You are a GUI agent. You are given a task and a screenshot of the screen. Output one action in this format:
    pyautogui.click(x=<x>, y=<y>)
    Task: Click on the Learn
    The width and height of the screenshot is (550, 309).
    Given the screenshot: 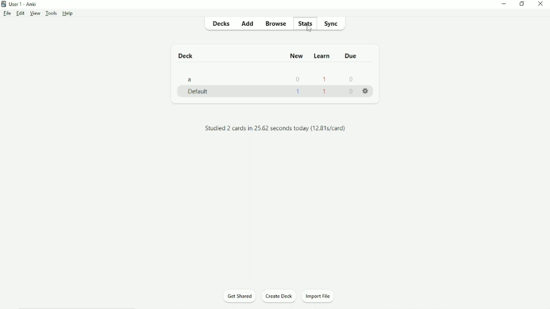 What is the action you would take?
    pyautogui.click(x=321, y=56)
    